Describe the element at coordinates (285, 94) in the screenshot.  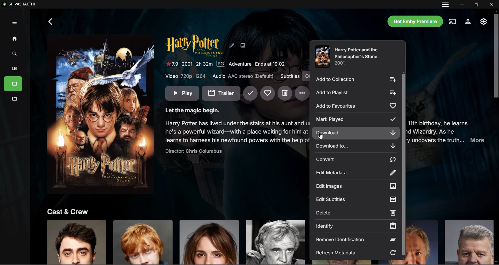
I see `Delete` at that location.